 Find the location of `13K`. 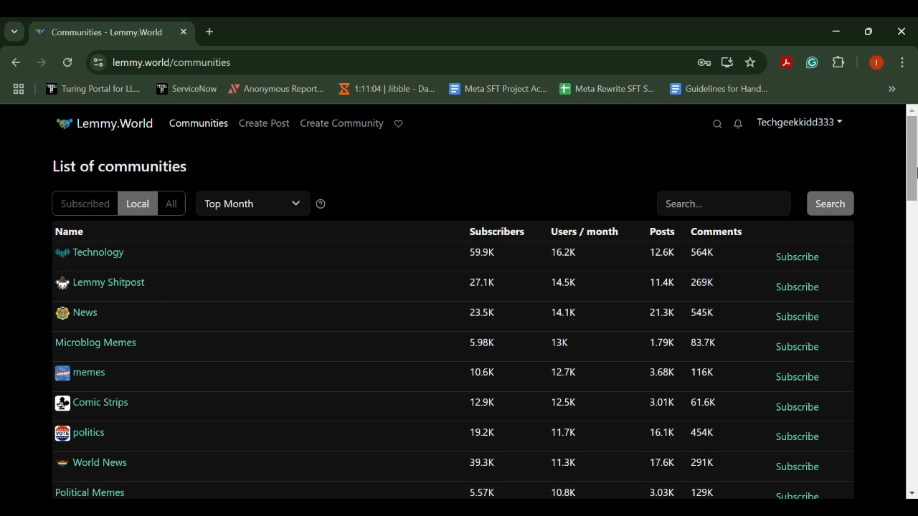

13K is located at coordinates (561, 343).